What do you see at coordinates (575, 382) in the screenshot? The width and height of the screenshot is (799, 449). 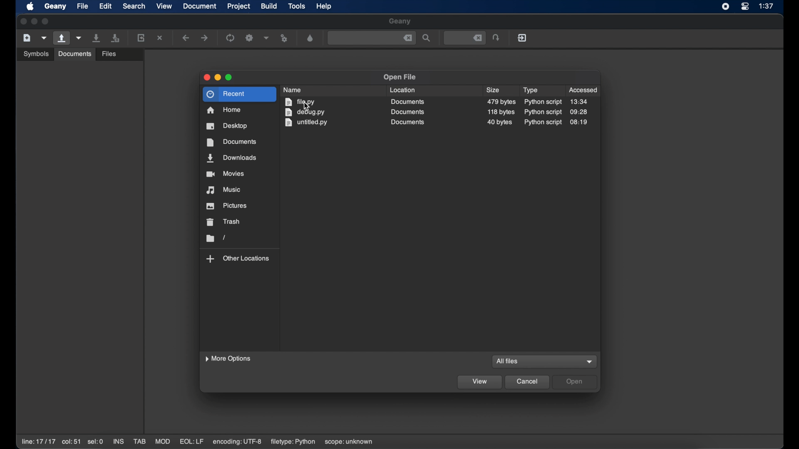 I see `open` at bounding box center [575, 382].